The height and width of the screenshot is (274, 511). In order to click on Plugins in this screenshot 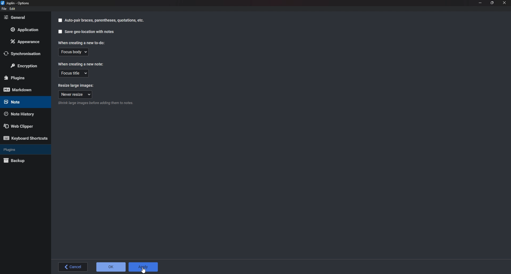, I will do `click(23, 78)`.